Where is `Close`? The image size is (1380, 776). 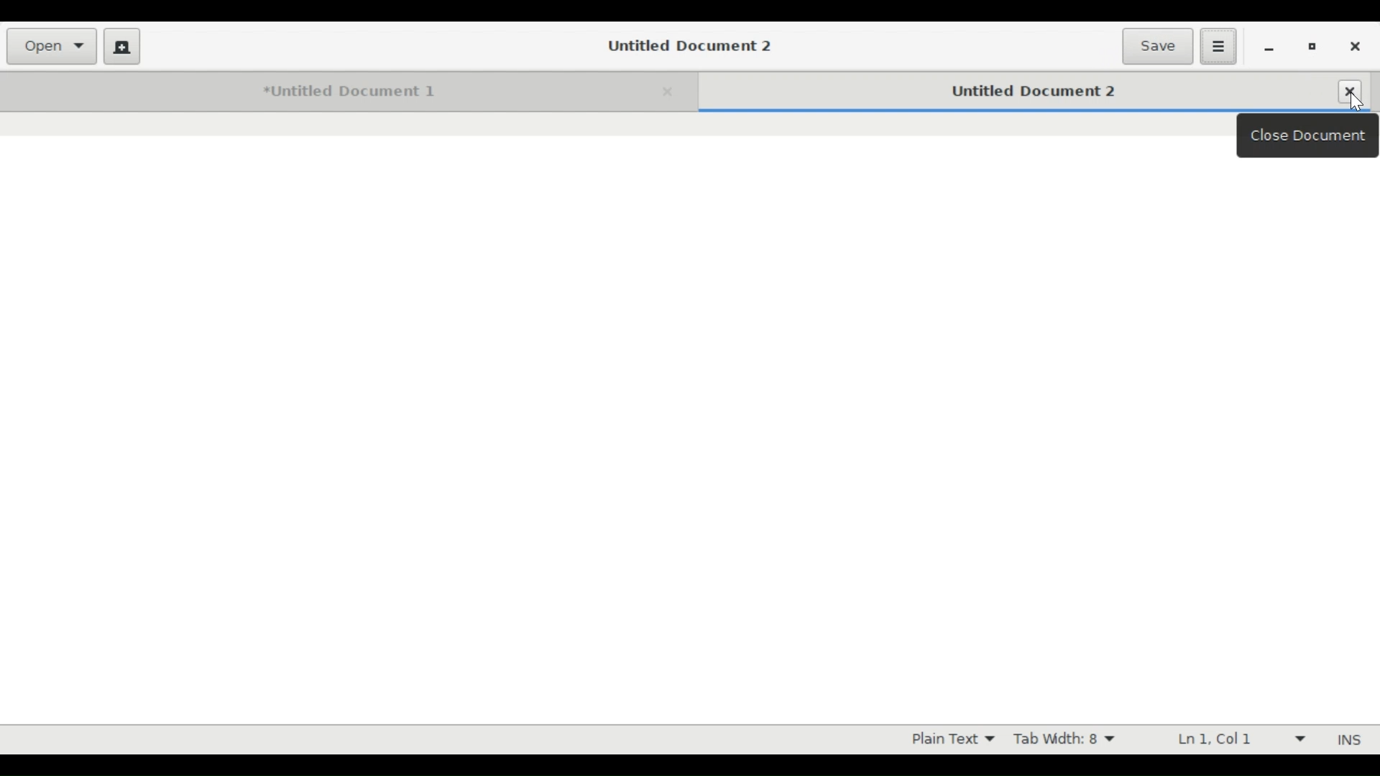 Close is located at coordinates (671, 92).